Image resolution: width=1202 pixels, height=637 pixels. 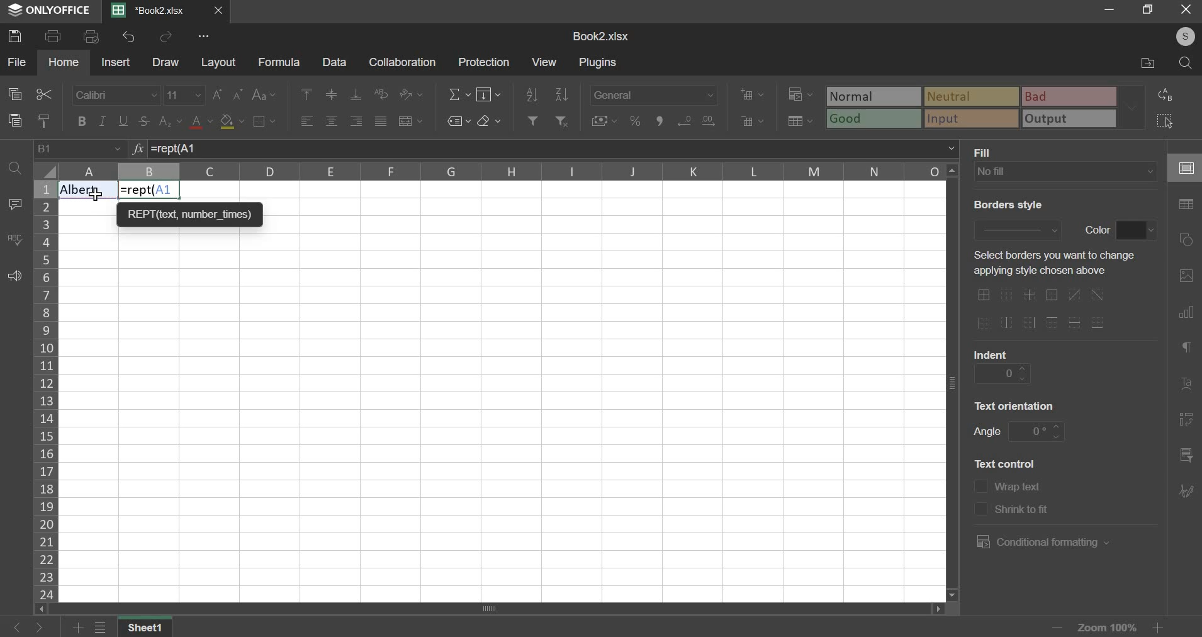 What do you see at coordinates (800, 121) in the screenshot?
I see `save as table` at bounding box center [800, 121].